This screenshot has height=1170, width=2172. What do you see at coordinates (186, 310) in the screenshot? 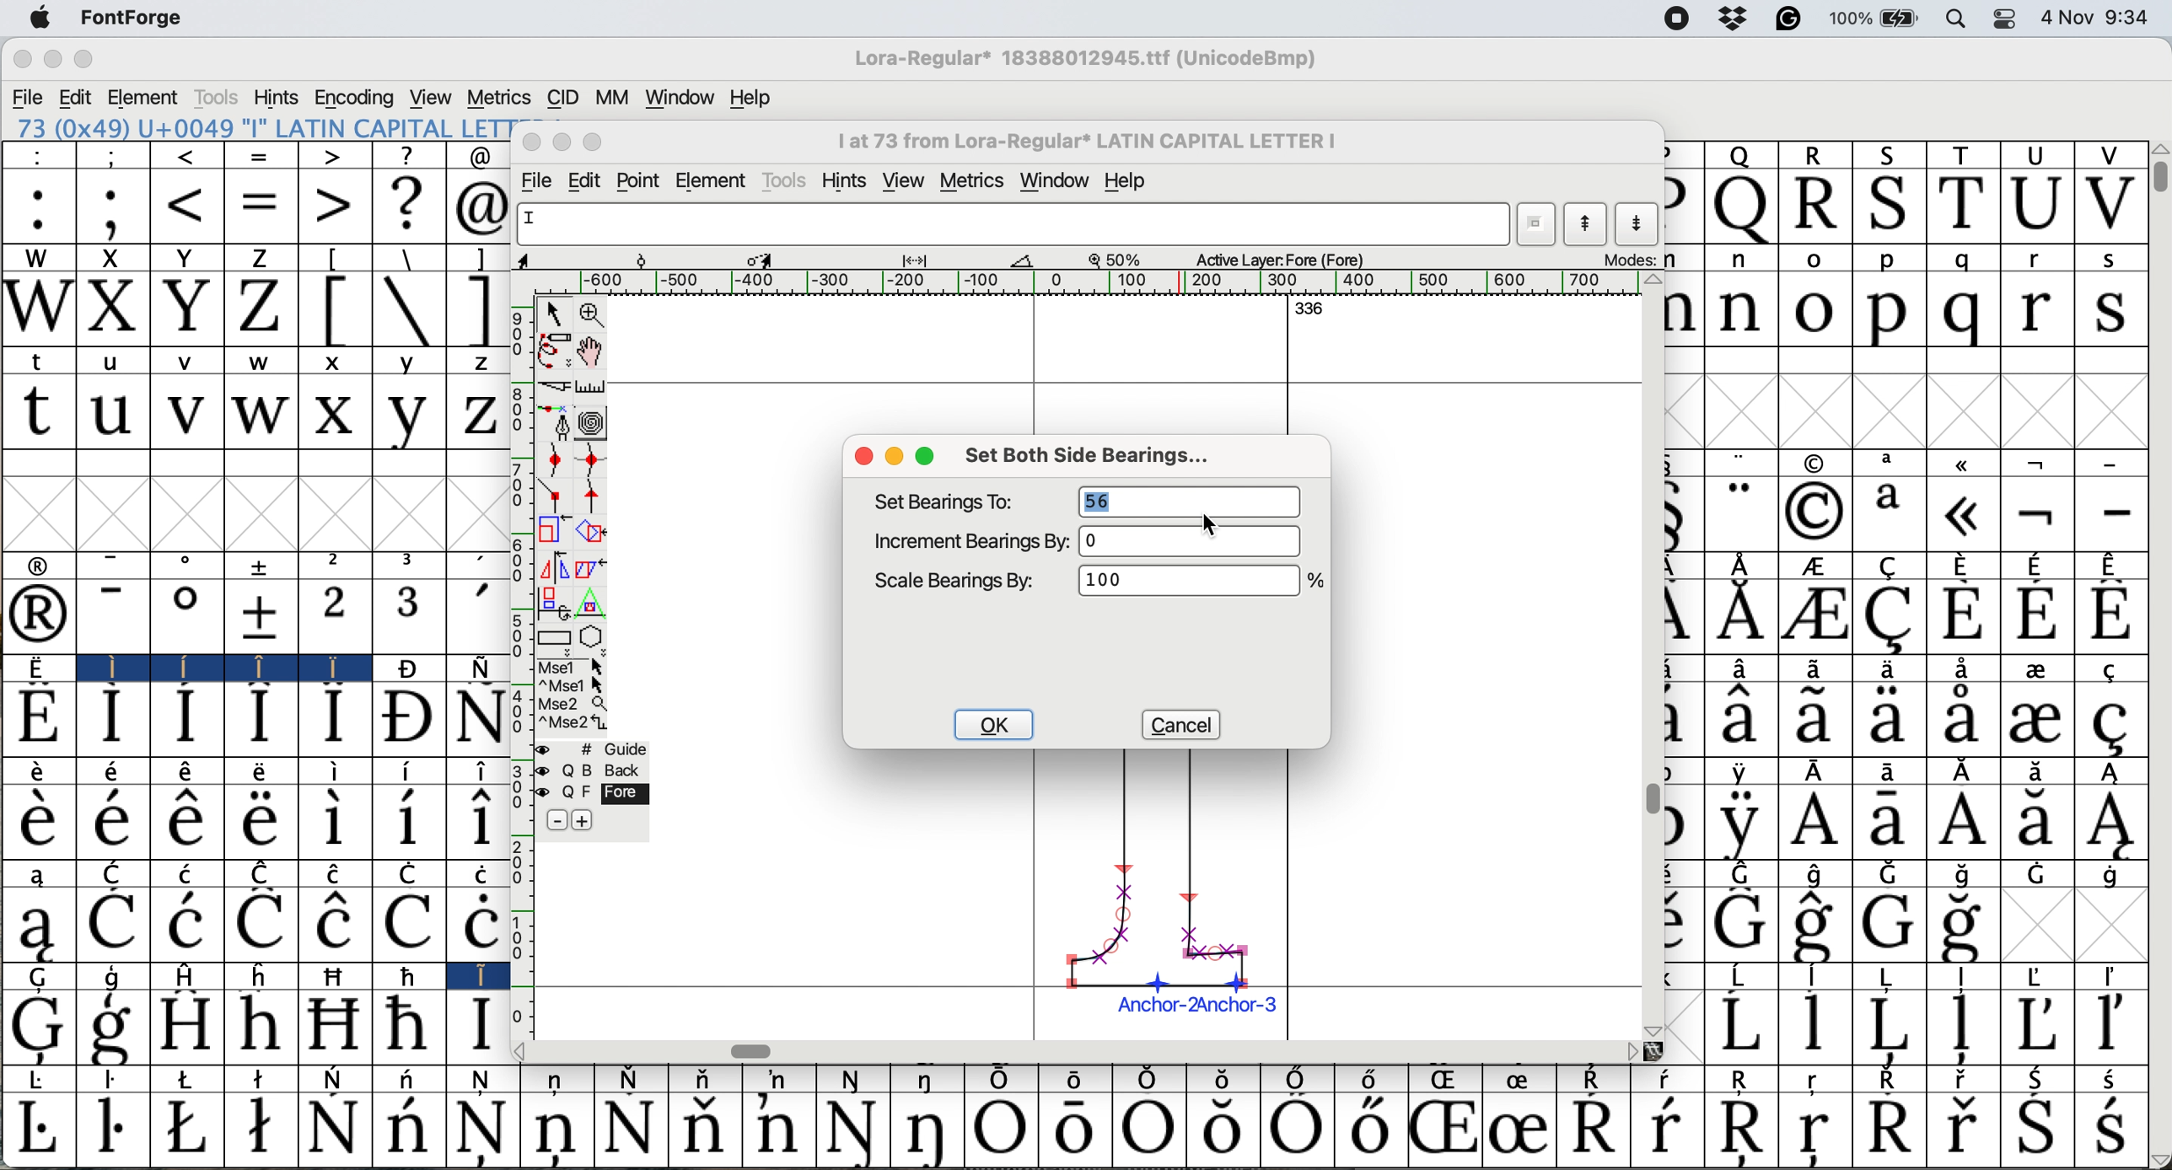
I see `Y` at bounding box center [186, 310].